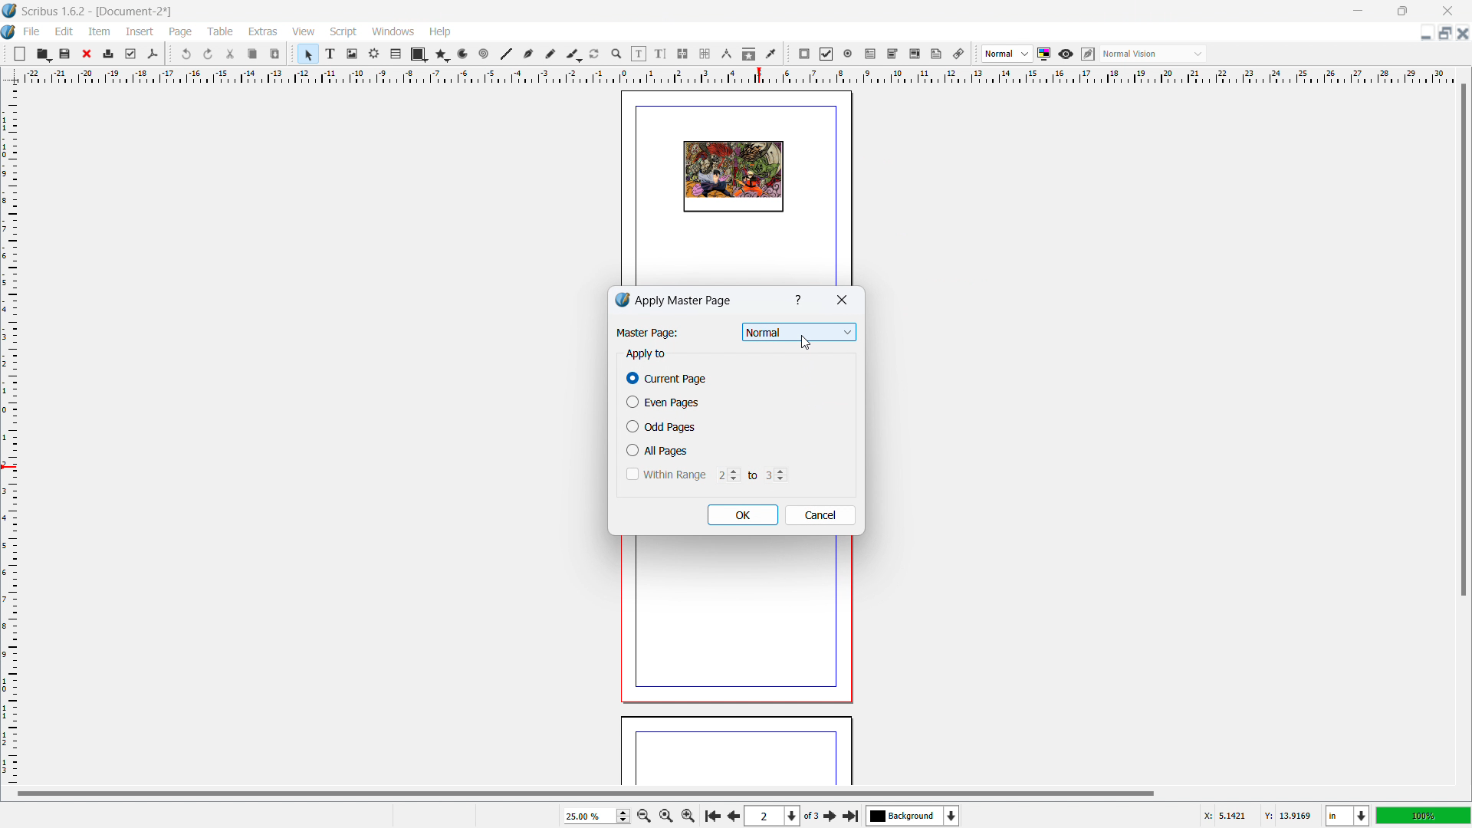  What do you see at coordinates (804, 54) in the screenshot?
I see `pdf push button` at bounding box center [804, 54].